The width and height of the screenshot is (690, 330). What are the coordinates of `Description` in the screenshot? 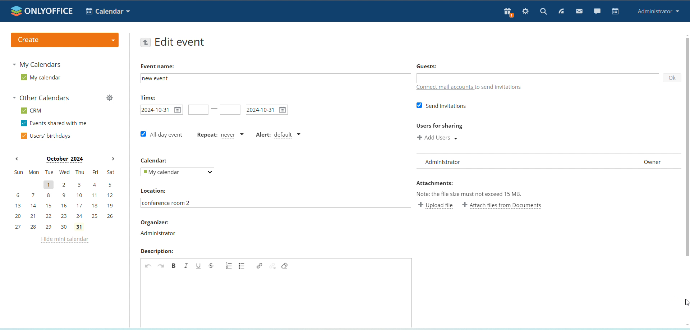 It's located at (156, 251).